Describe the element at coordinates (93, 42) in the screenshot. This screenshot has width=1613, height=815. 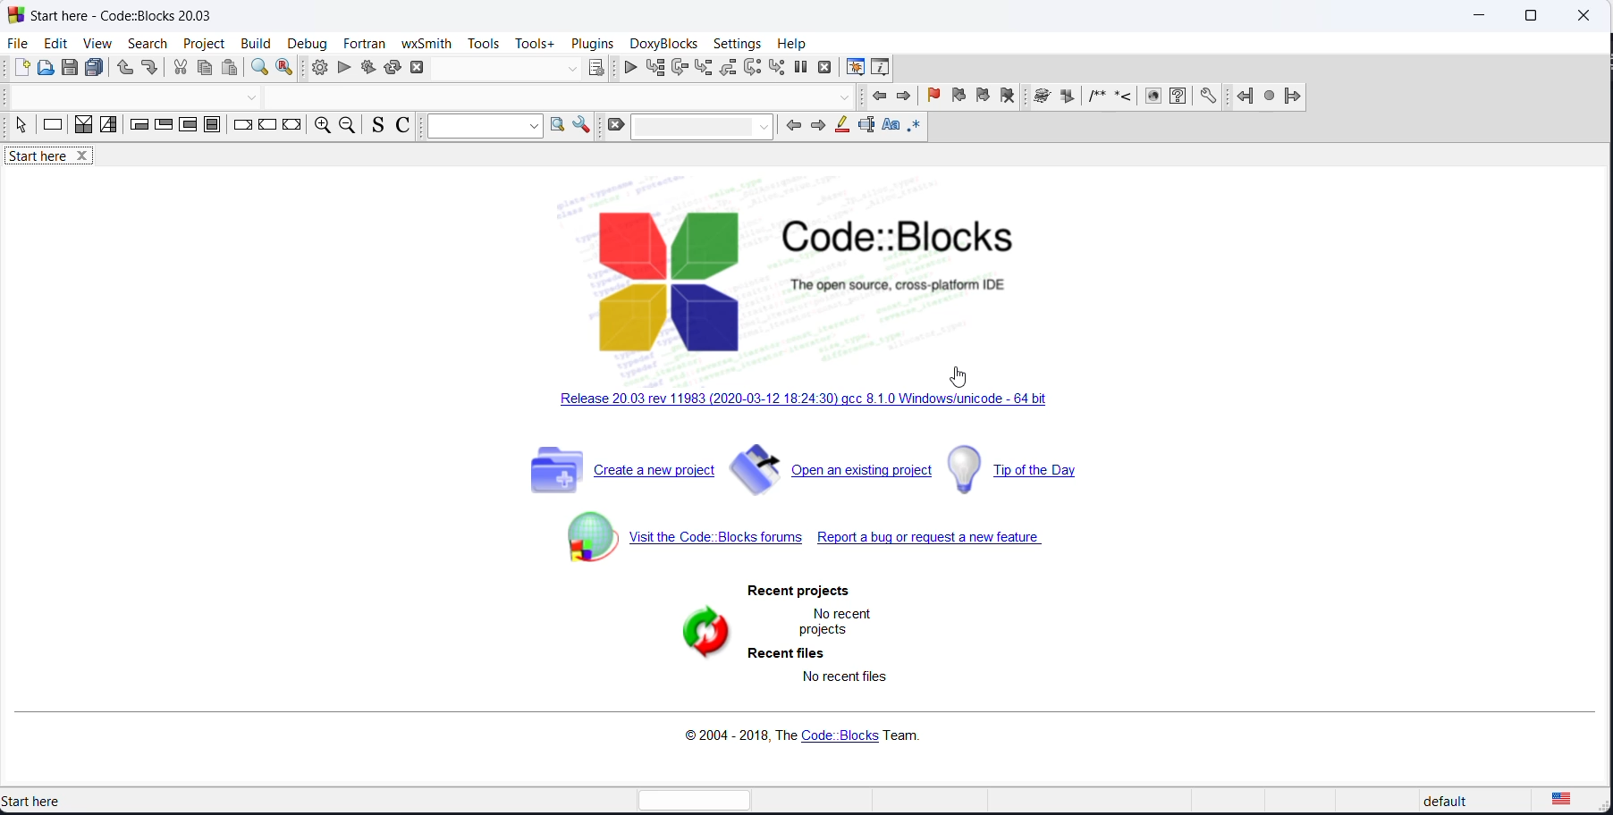
I see `view` at that location.